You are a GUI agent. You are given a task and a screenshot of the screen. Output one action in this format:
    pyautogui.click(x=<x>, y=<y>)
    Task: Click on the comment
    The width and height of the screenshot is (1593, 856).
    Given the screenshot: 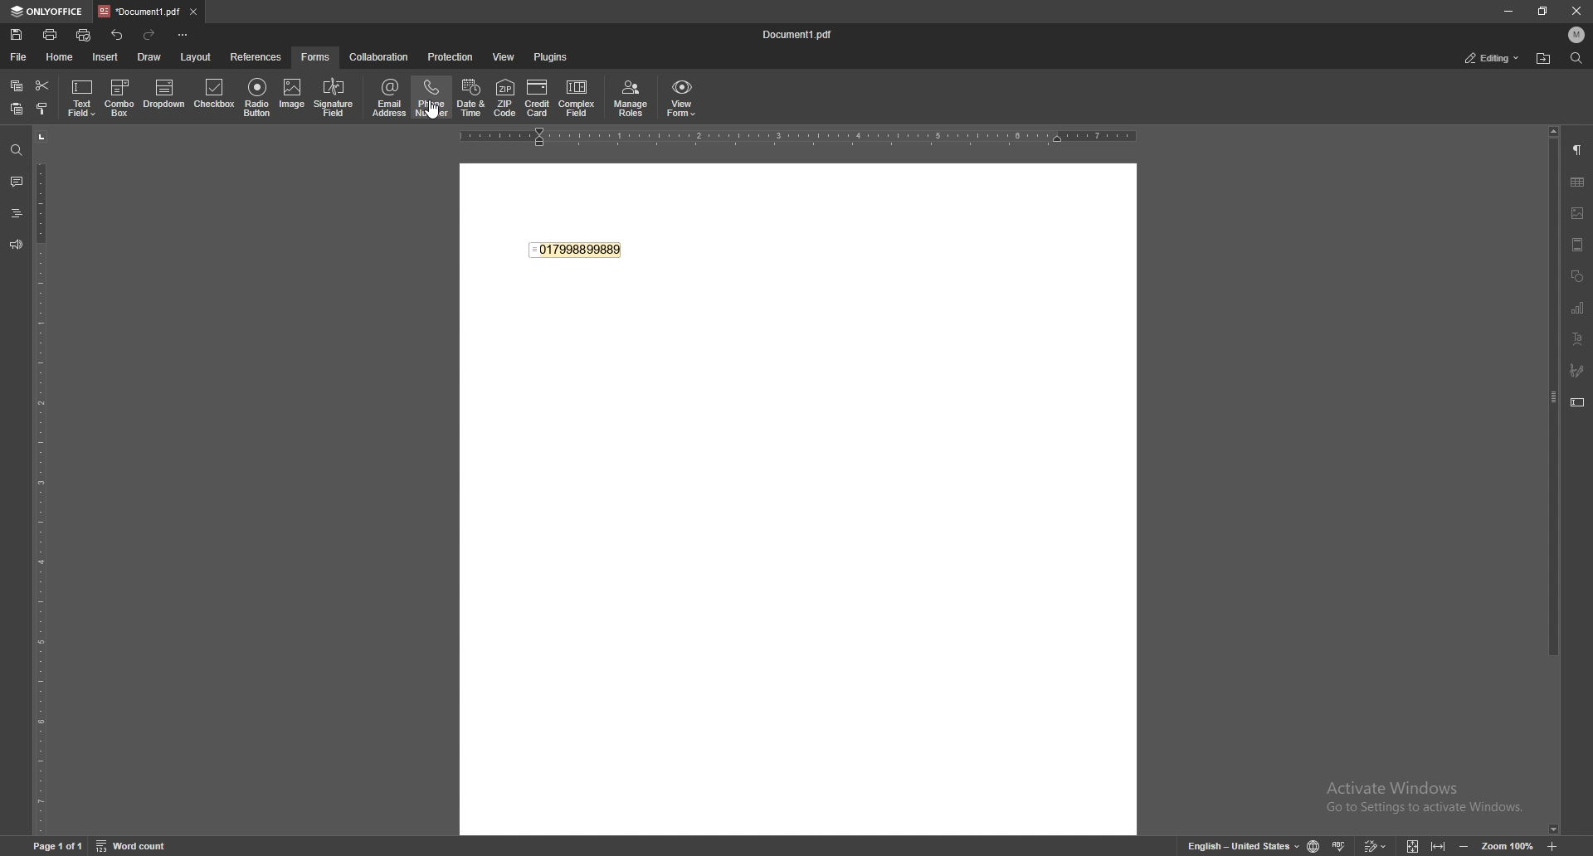 What is the action you would take?
    pyautogui.click(x=16, y=182)
    